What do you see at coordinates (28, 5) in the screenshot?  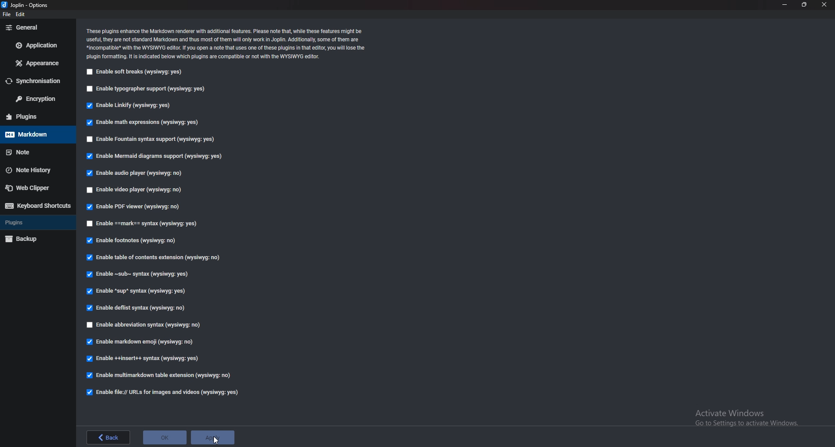 I see `joplin` at bounding box center [28, 5].